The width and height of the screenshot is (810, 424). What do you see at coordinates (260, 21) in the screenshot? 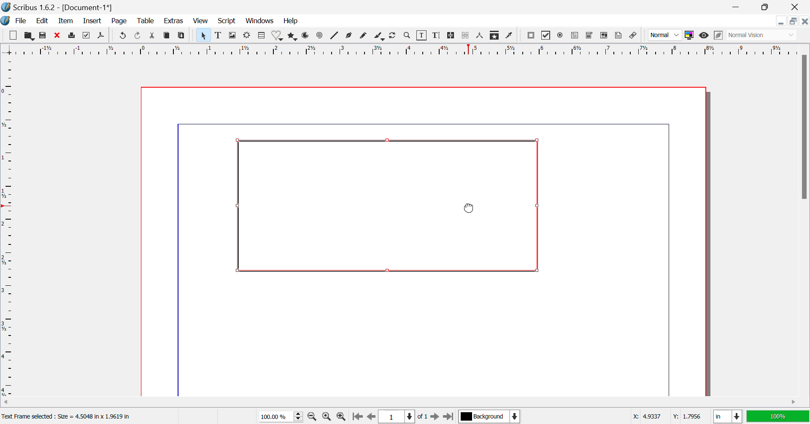
I see `Windows` at bounding box center [260, 21].